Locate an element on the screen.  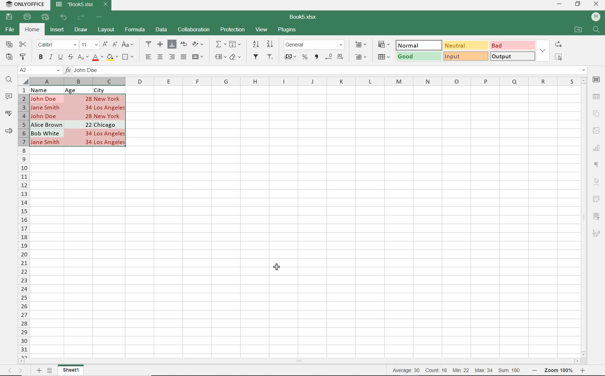
OPEN FILE LOCATION is located at coordinates (578, 30).